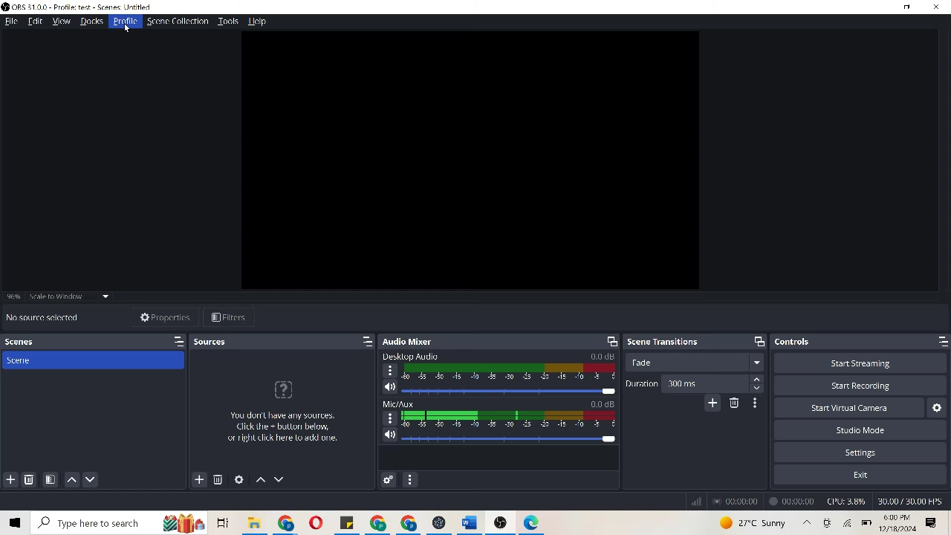 This screenshot has height=535, width=951. Describe the element at coordinates (14, 294) in the screenshot. I see `96%` at that location.